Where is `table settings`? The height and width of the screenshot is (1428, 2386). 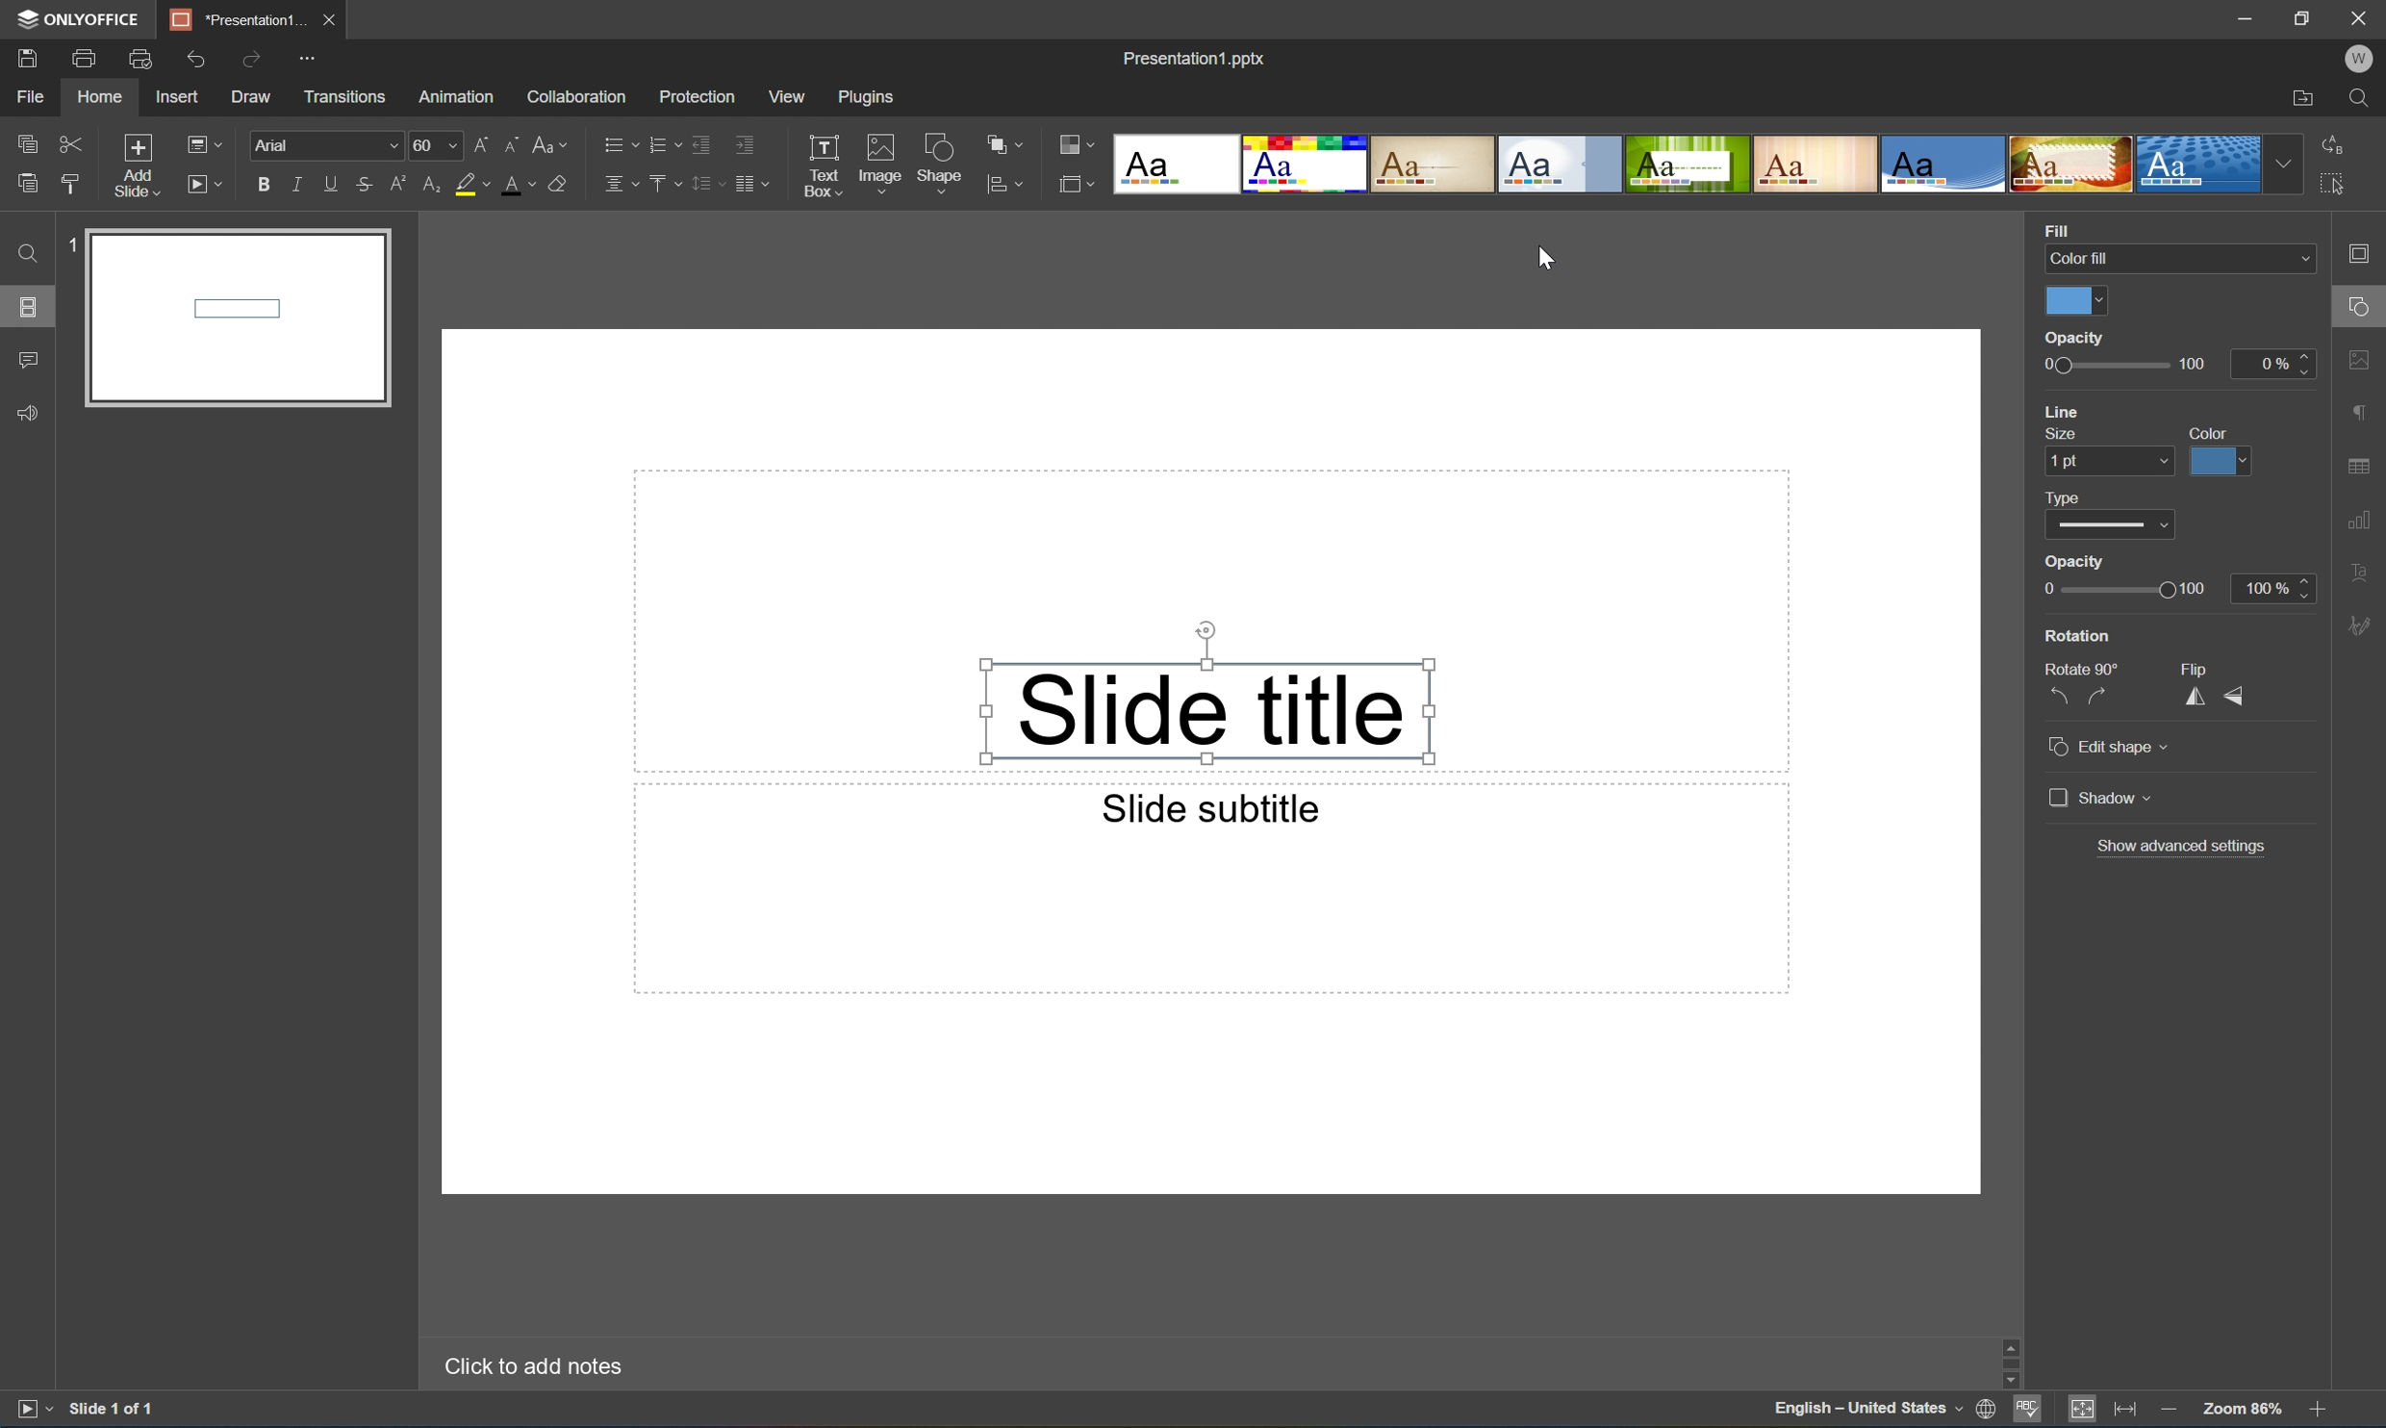 table settings is located at coordinates (2361, 463).